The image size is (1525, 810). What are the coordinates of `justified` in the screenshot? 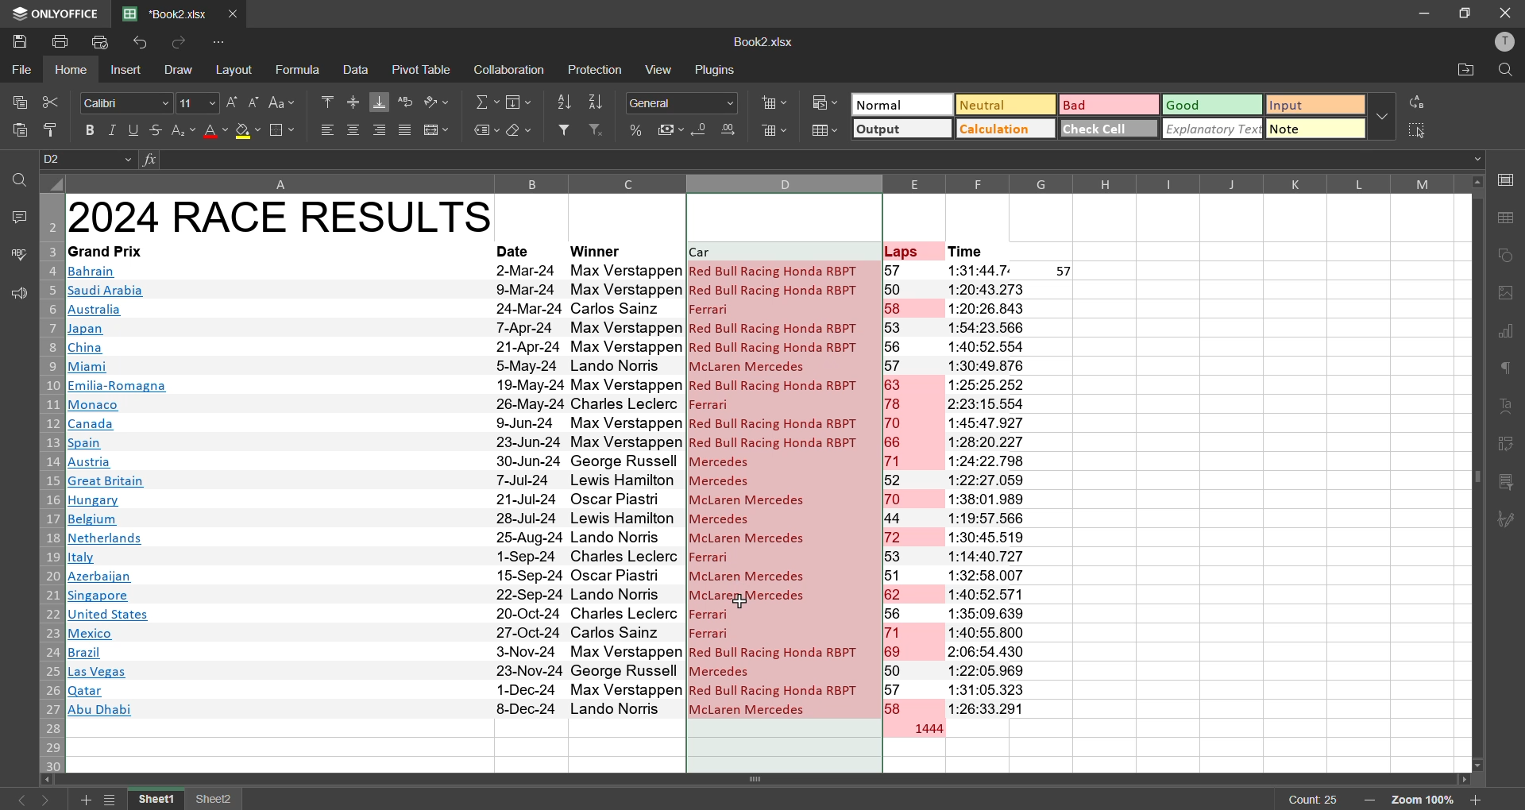 It's located at (405, 133).